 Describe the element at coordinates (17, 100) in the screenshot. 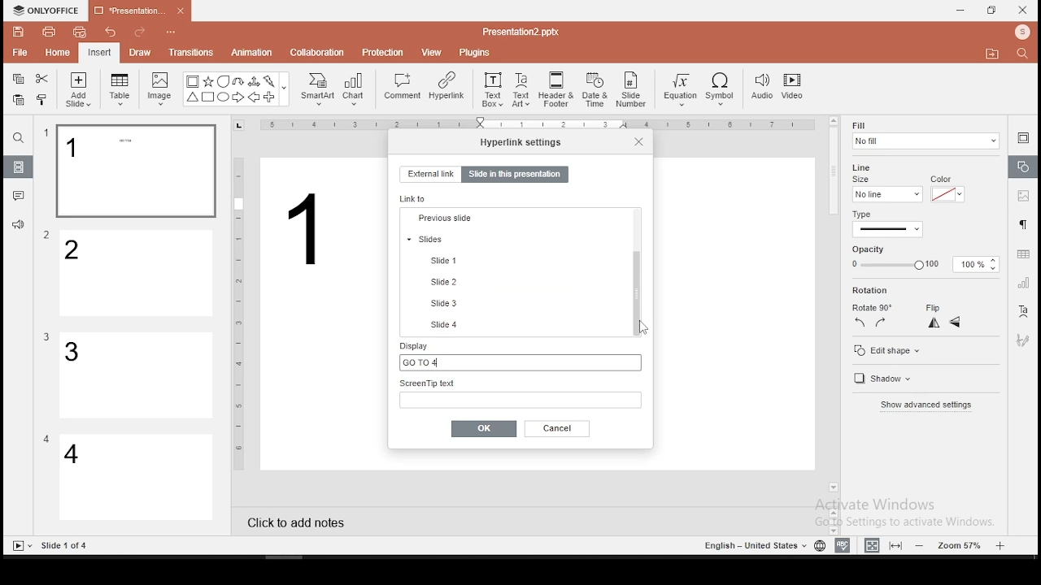

I see `paste` at that location.